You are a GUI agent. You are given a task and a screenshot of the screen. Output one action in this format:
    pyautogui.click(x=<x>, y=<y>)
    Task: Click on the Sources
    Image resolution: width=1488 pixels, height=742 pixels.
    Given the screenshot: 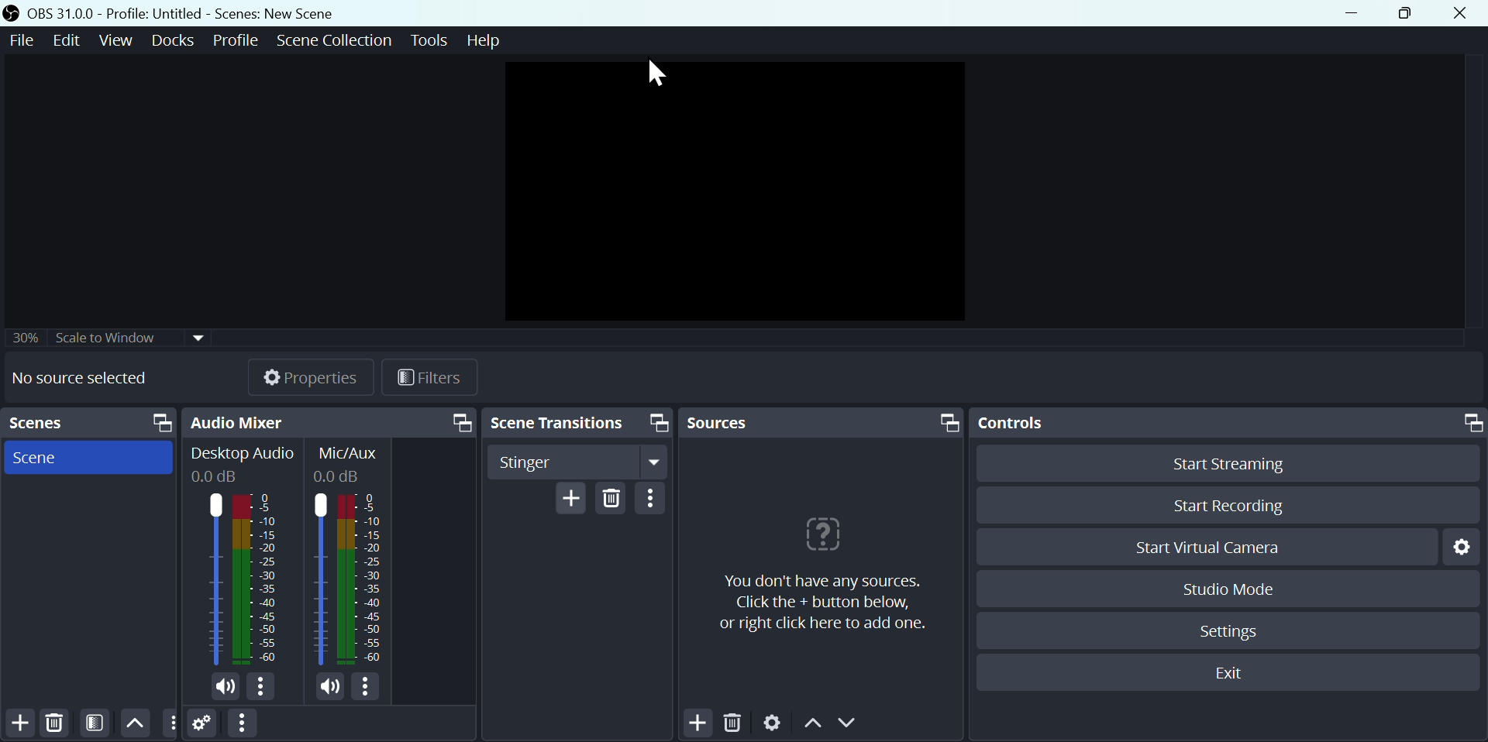 What is the action you would take?
    pyautogui.click(x=822, y=421)
    